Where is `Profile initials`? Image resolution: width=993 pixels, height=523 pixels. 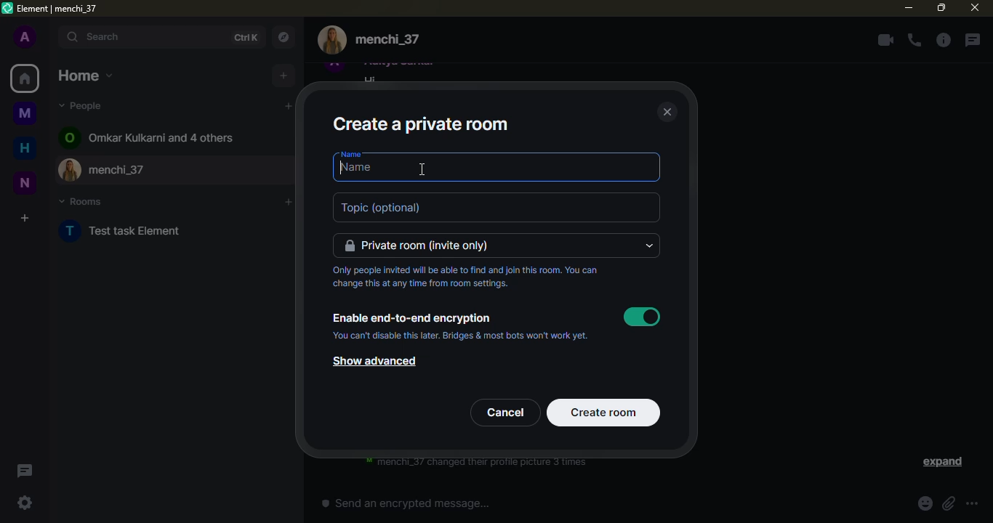 Profile initials is located at coordinates (69, 137).